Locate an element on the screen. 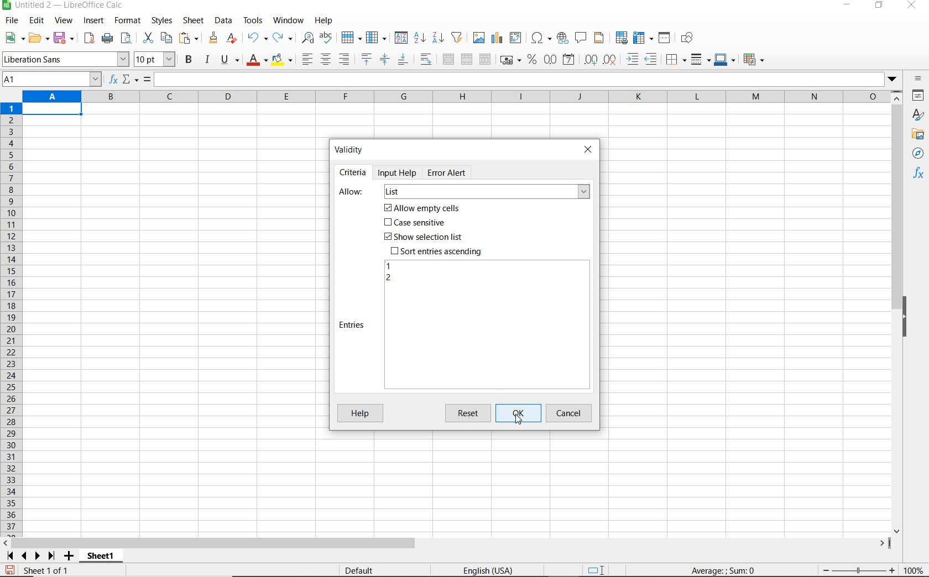 The image size is (929, 577). headers and footers is located at coordinates (601, 38).